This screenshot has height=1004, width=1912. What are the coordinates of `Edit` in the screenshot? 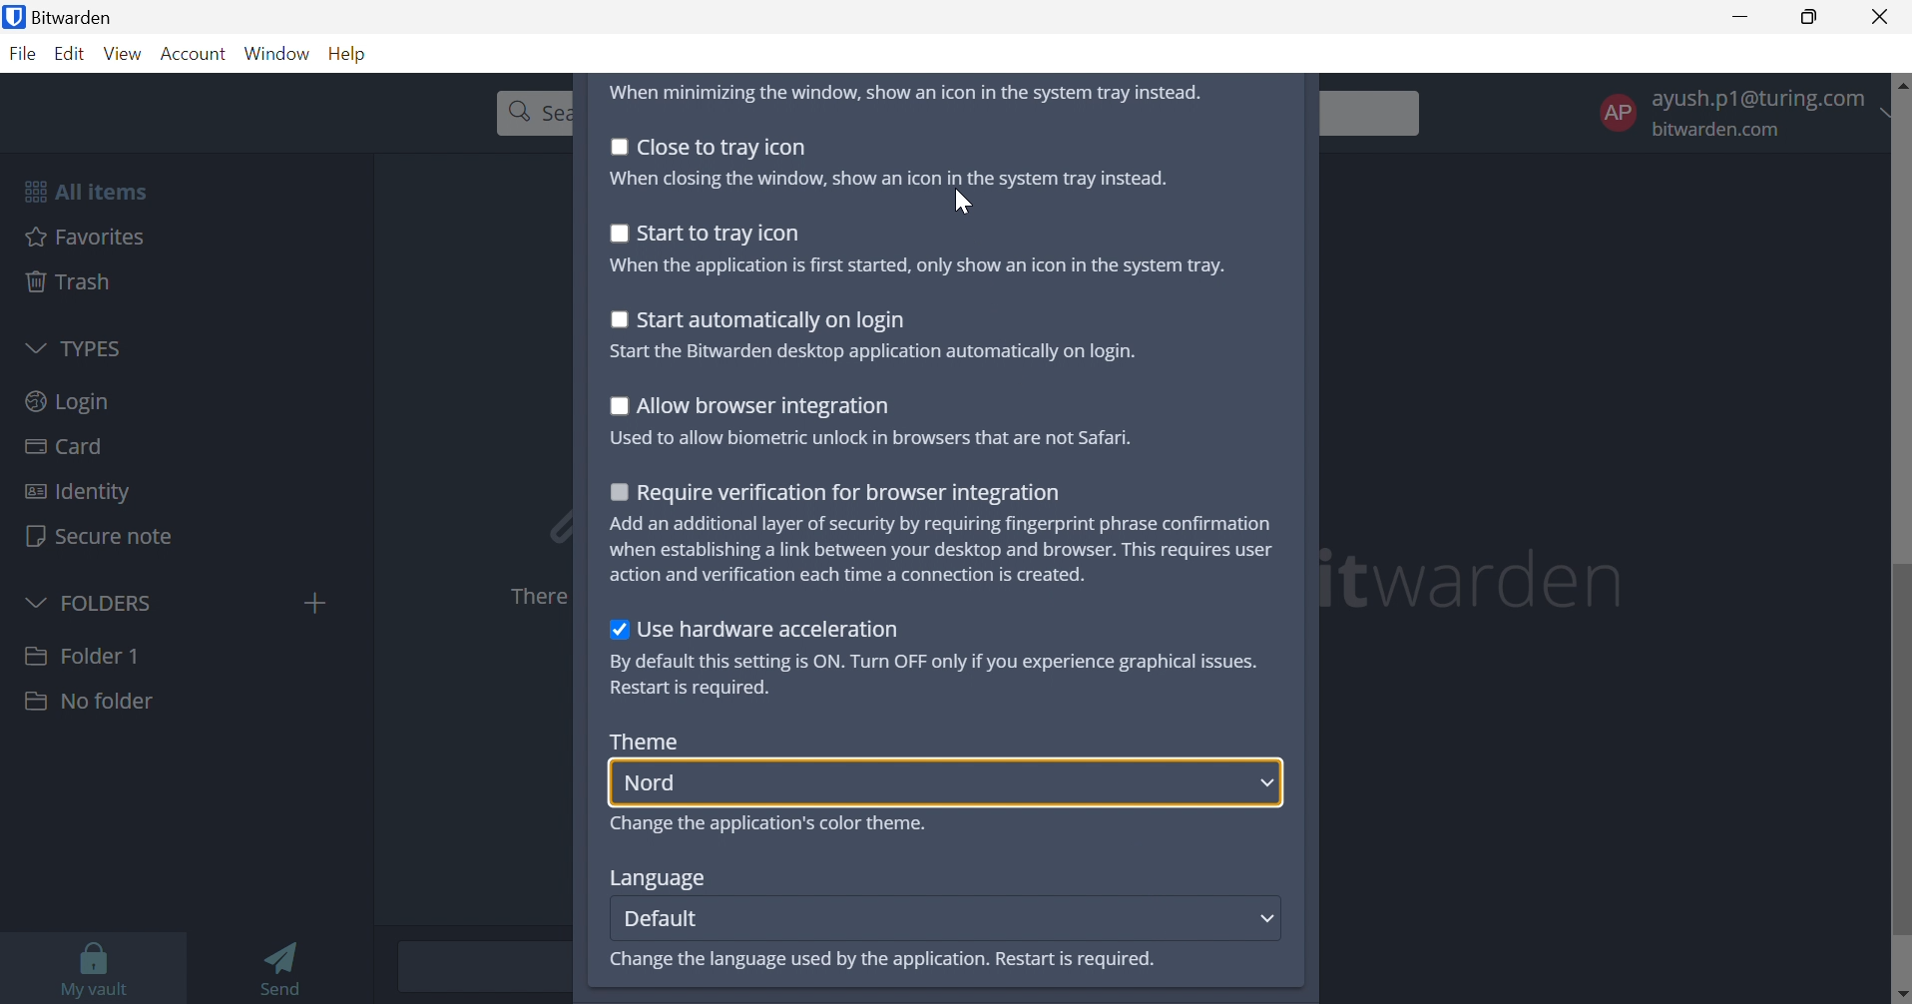 It's located at (71, 56).